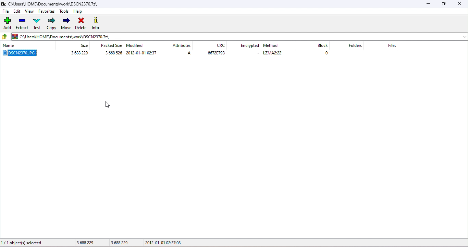 This screenshot has width=468, height=247. Describe the element at coordinates (137, 44) in the screenshot. I see `modification date` at that location.